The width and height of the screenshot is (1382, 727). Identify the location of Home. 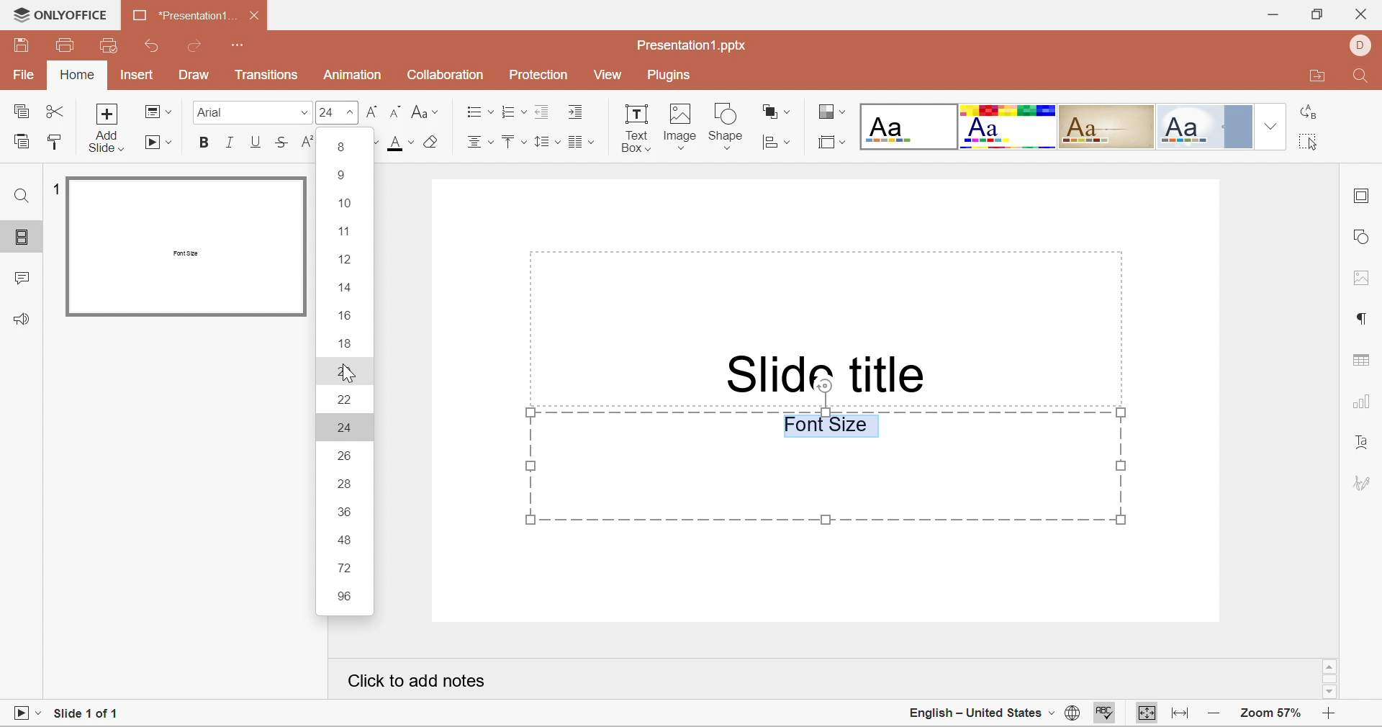
(76, 76).